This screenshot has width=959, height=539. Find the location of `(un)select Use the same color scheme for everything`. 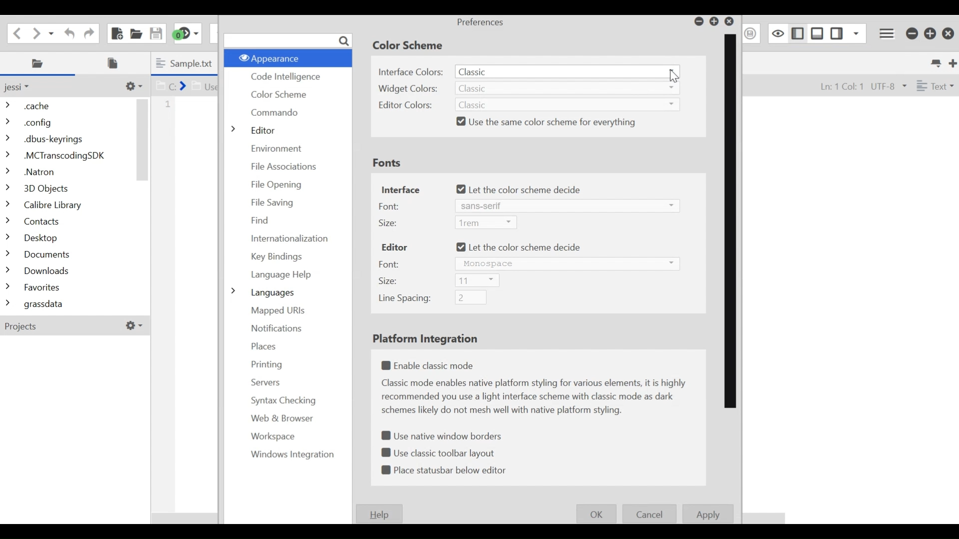

(un)select Use the same color scheme for everything is located at coordinates (550, 122).